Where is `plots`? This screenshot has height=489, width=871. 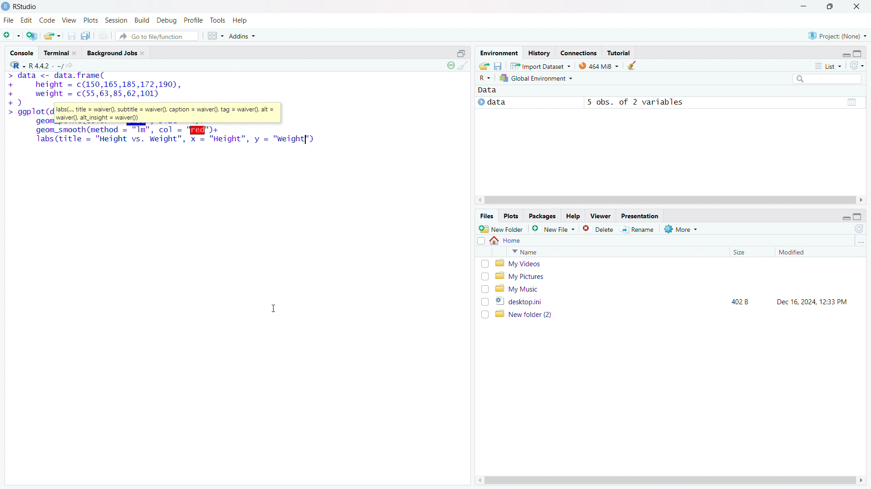 plots is located at coordinates (512, 216).